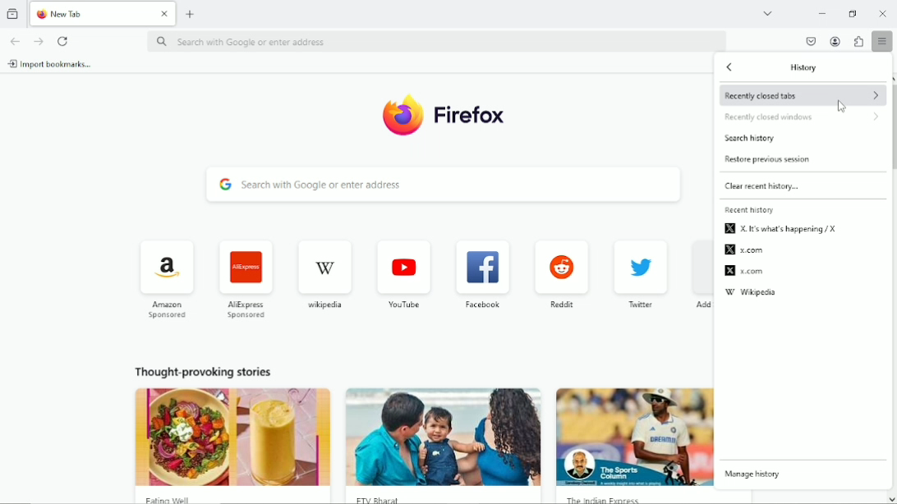 Image resolution: width=897 pixels, height=504 pixels. What do you see at coordinates (734, 67) in the screenshot?
I see `back` at bounding box center [734, 67].